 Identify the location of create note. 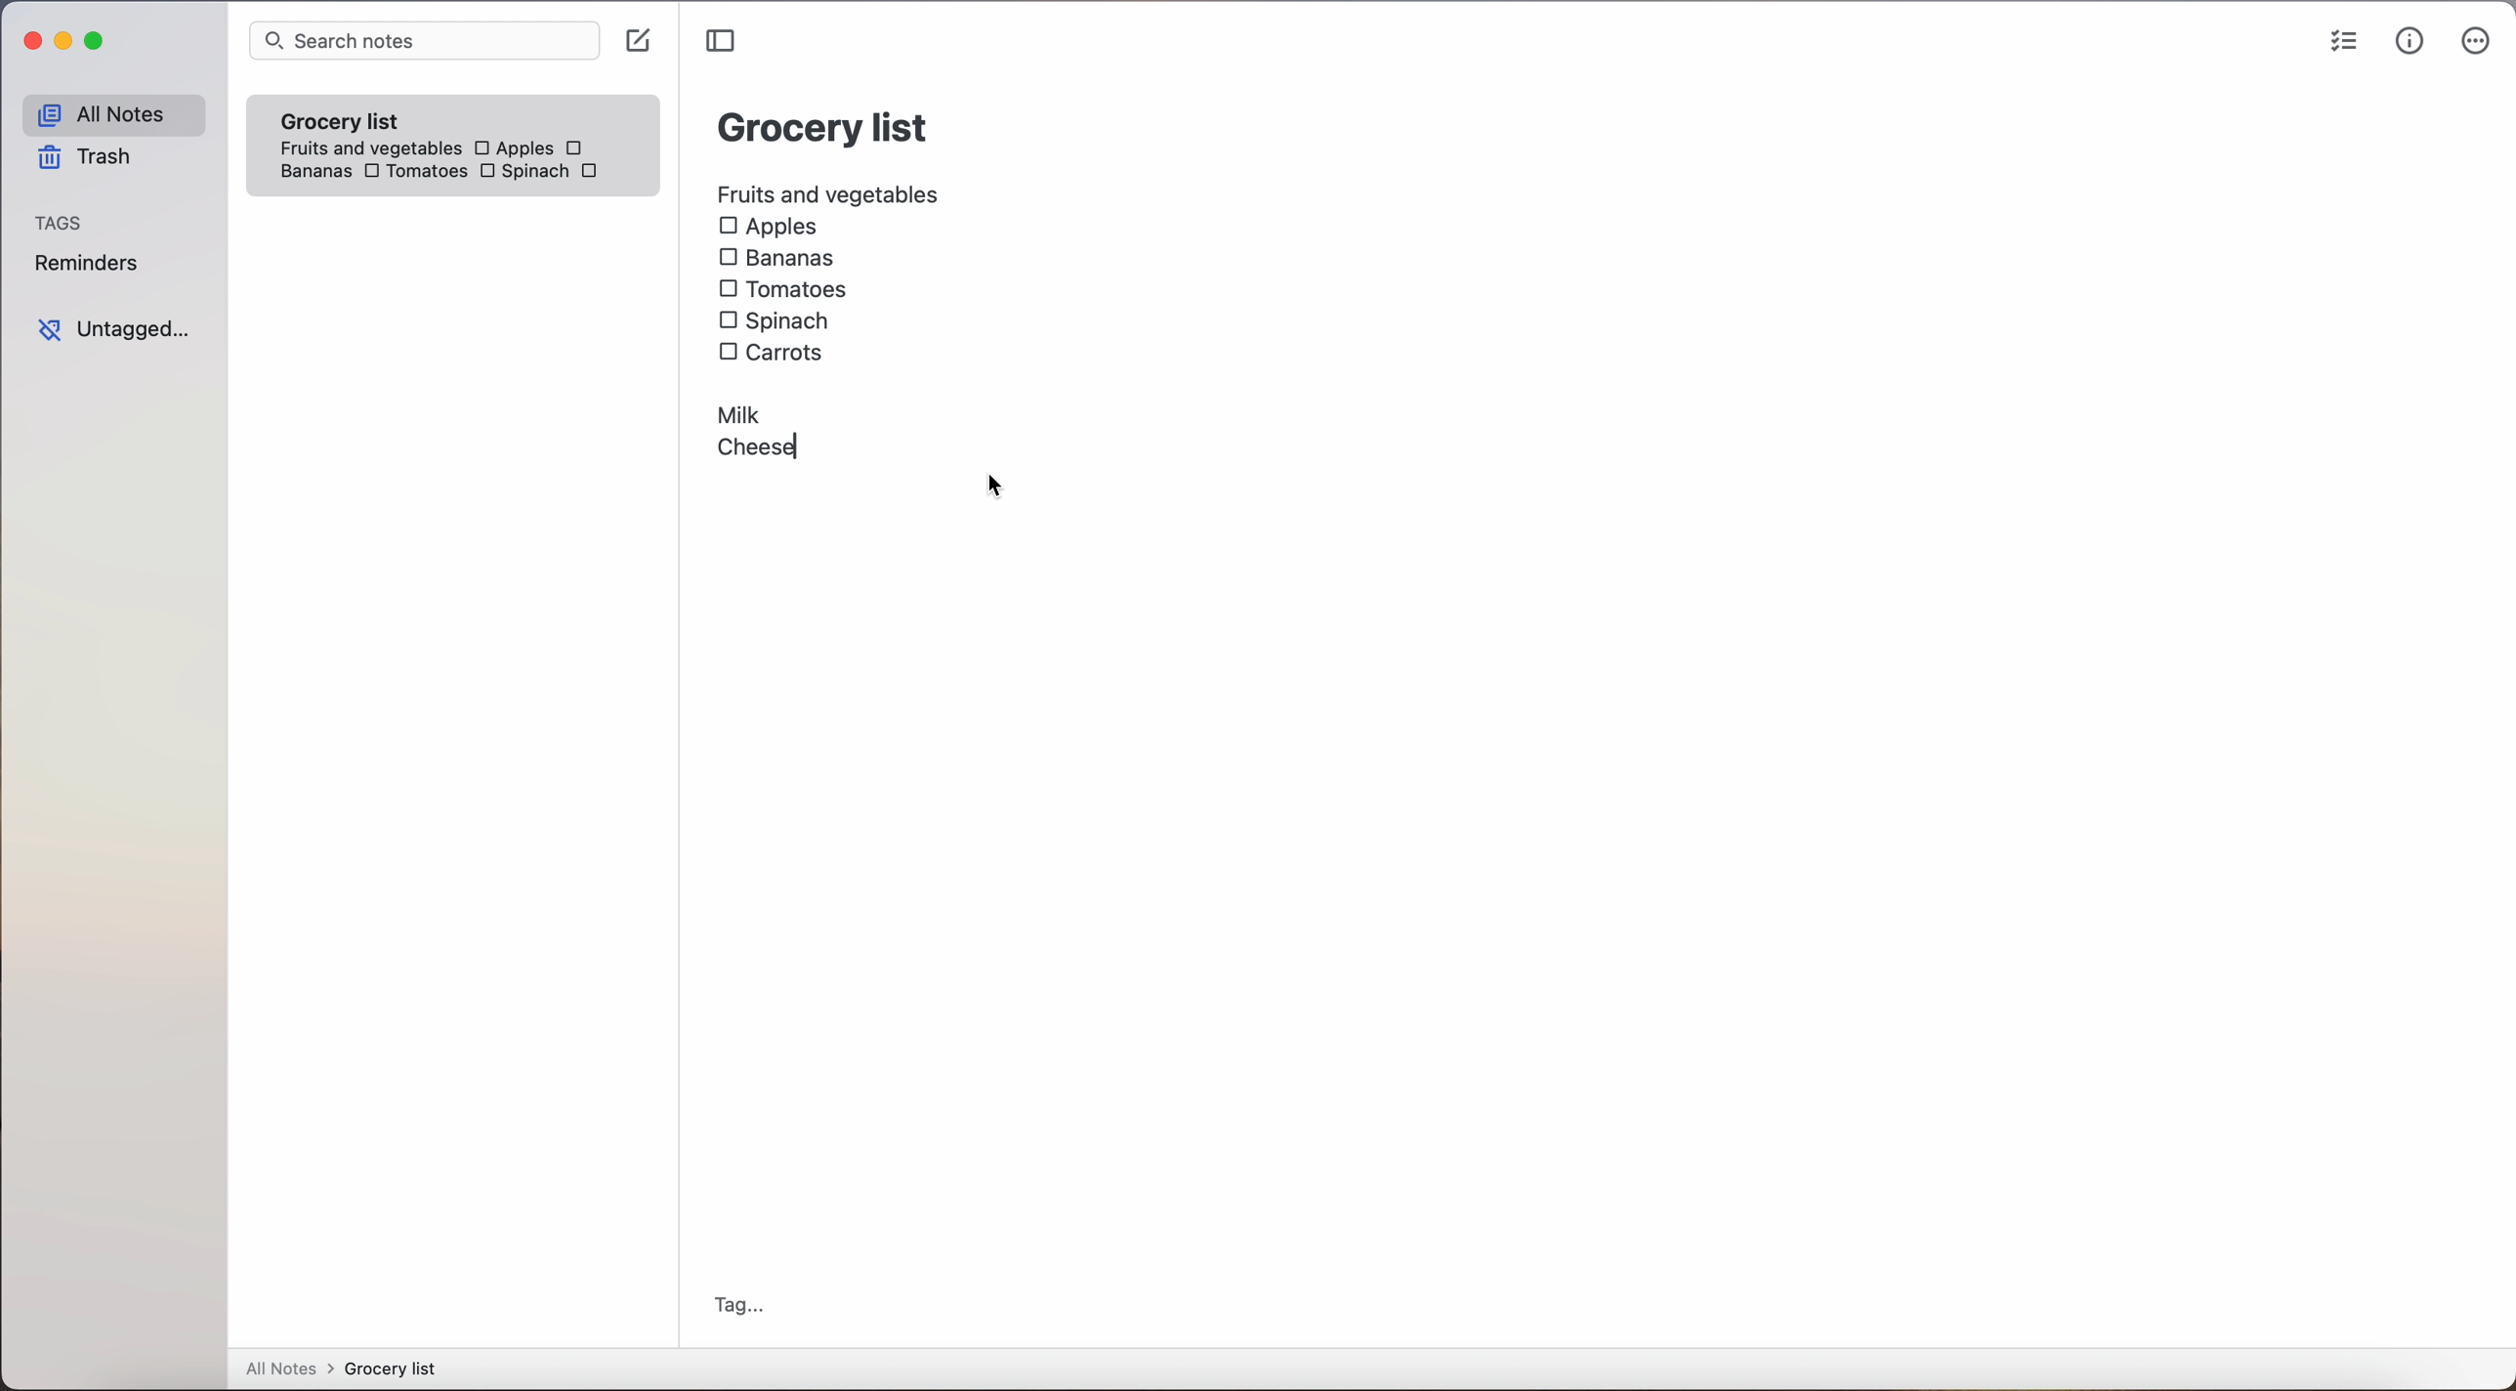
(643, 42).